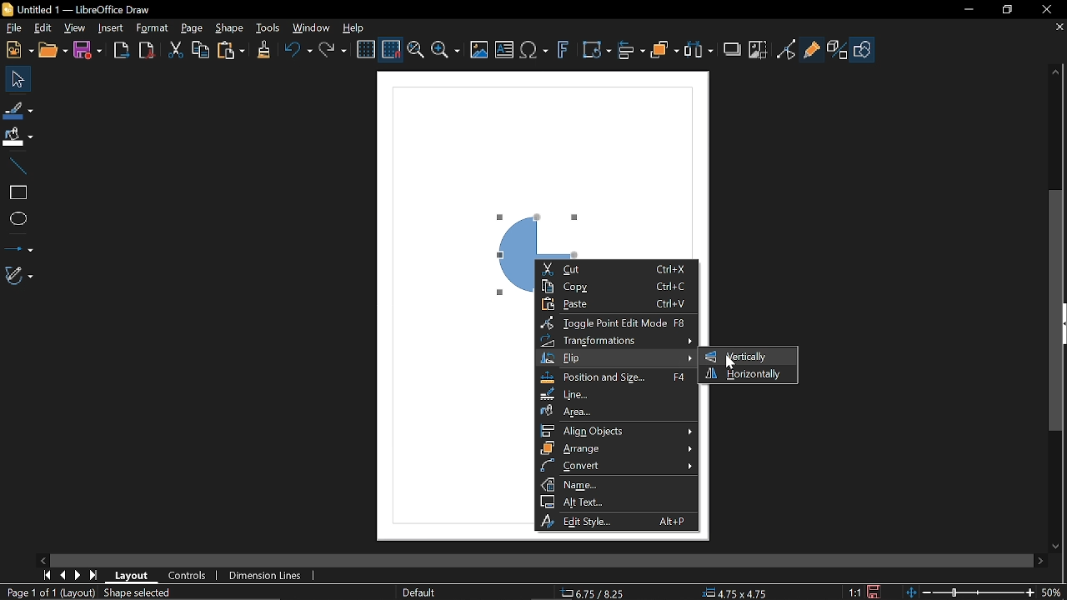 This screenshot has height=600, width=1067. What do you see at coordinates (615, 502) in the screenshot?
I see `Alt text` at bounding box center [615, 502].